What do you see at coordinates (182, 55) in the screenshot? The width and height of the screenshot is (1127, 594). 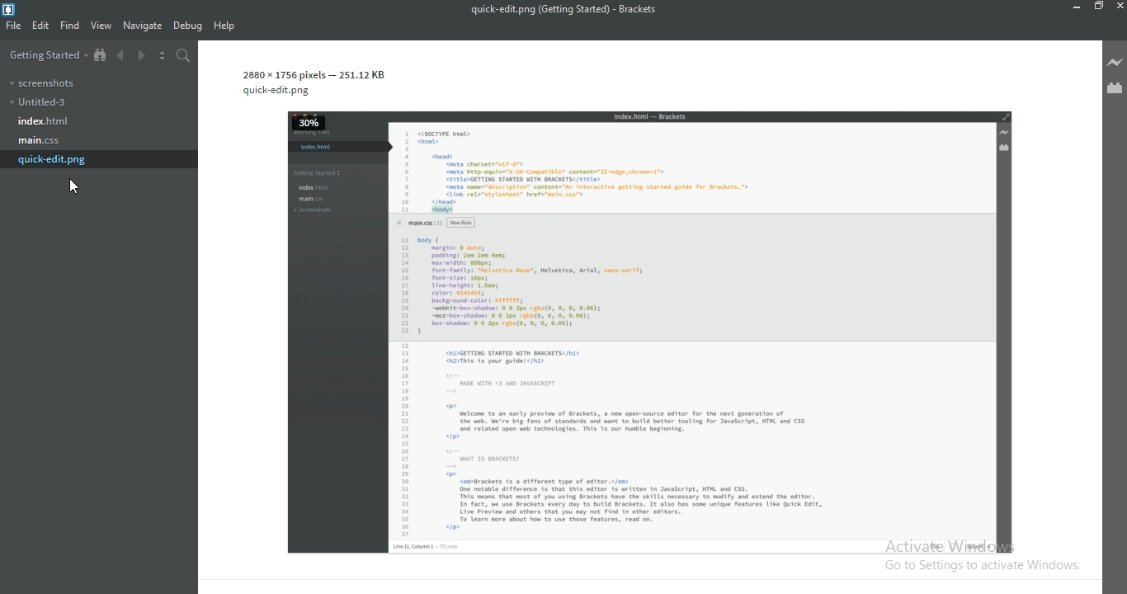 I see `search` at bounding box center [182, 55].